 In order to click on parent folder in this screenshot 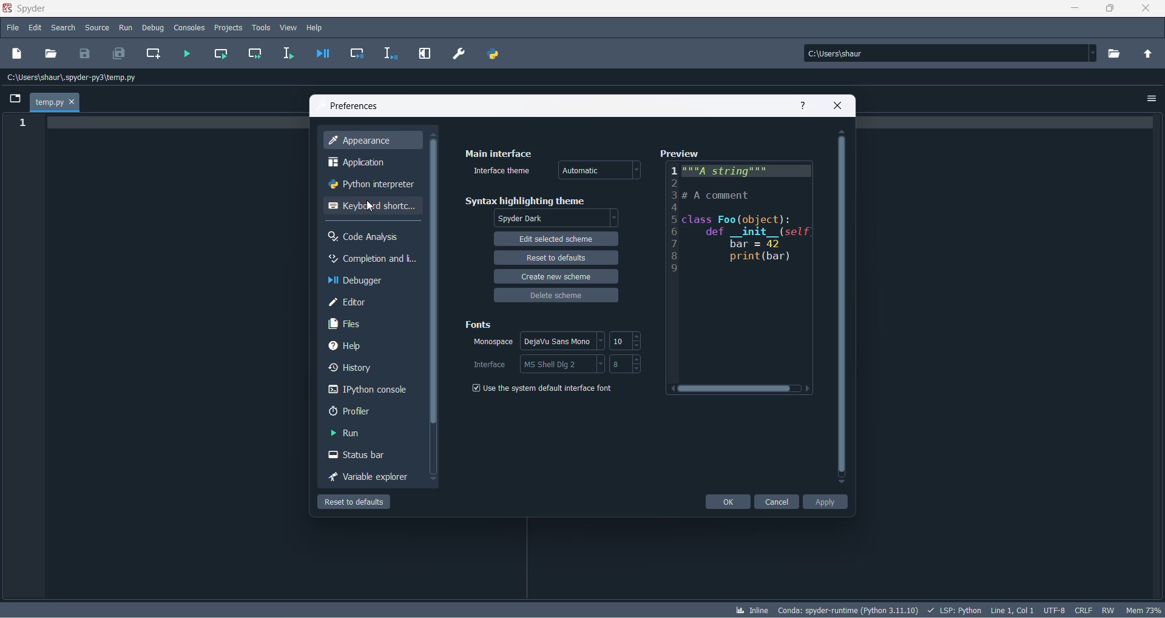, I will do `click(1149, 55)`.